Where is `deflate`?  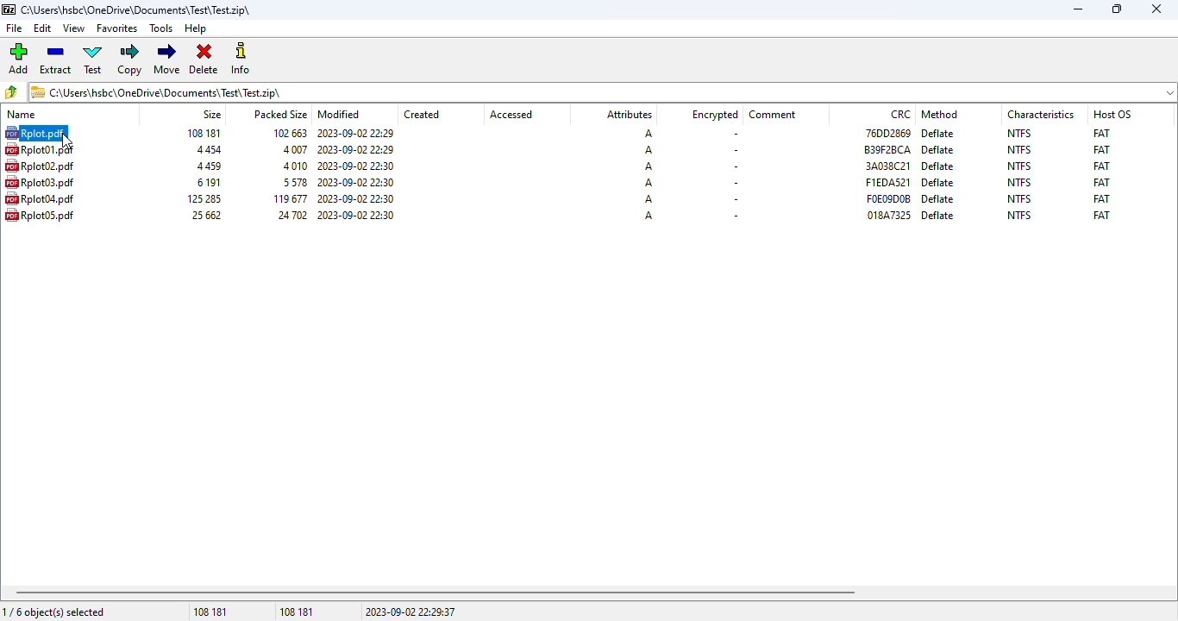
deflate is located at coordinates (938, 166).